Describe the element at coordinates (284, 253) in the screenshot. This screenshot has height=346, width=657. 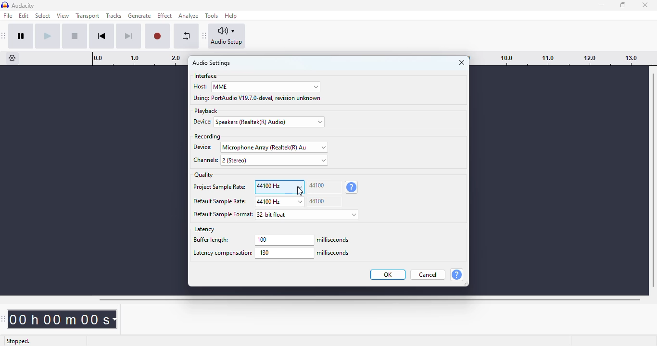
I see `edit latency compensation` at that location.